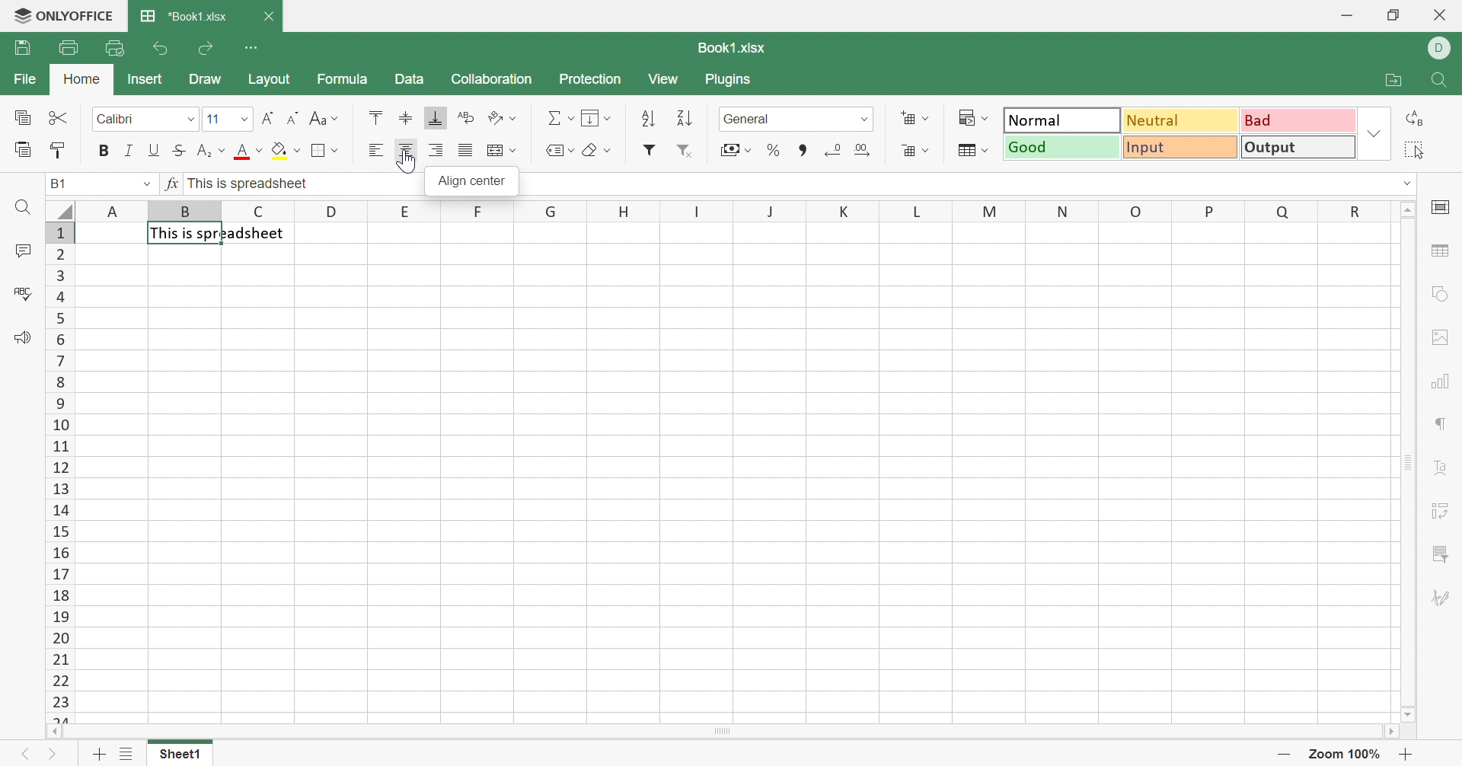  What do you see at coordinates (212, 118) in the screenshot?
I see `11` at bounding box center [212, 118].